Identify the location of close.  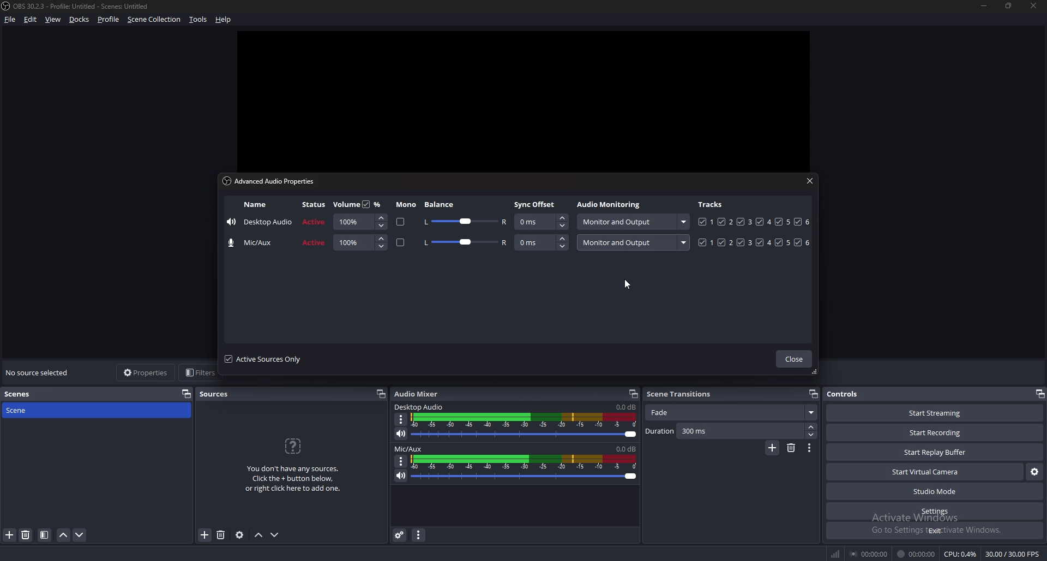
(1033, 4).